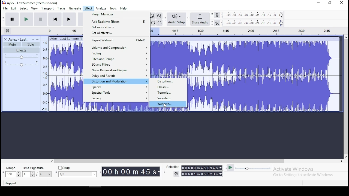  Describe the element at coordinates (116, 59) in the screenshot. I see `pitch and tempo` at that location.